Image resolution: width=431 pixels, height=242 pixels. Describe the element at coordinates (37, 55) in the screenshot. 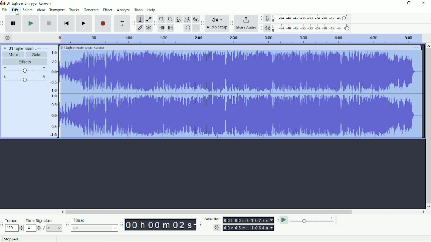

I see `Solo` at that location.